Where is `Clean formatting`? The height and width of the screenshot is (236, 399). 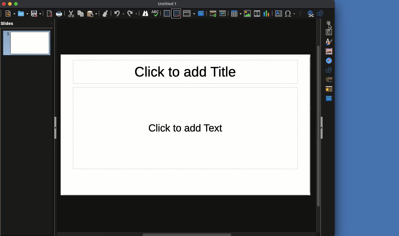
Clean formatting is located at coordinates (106, 13).